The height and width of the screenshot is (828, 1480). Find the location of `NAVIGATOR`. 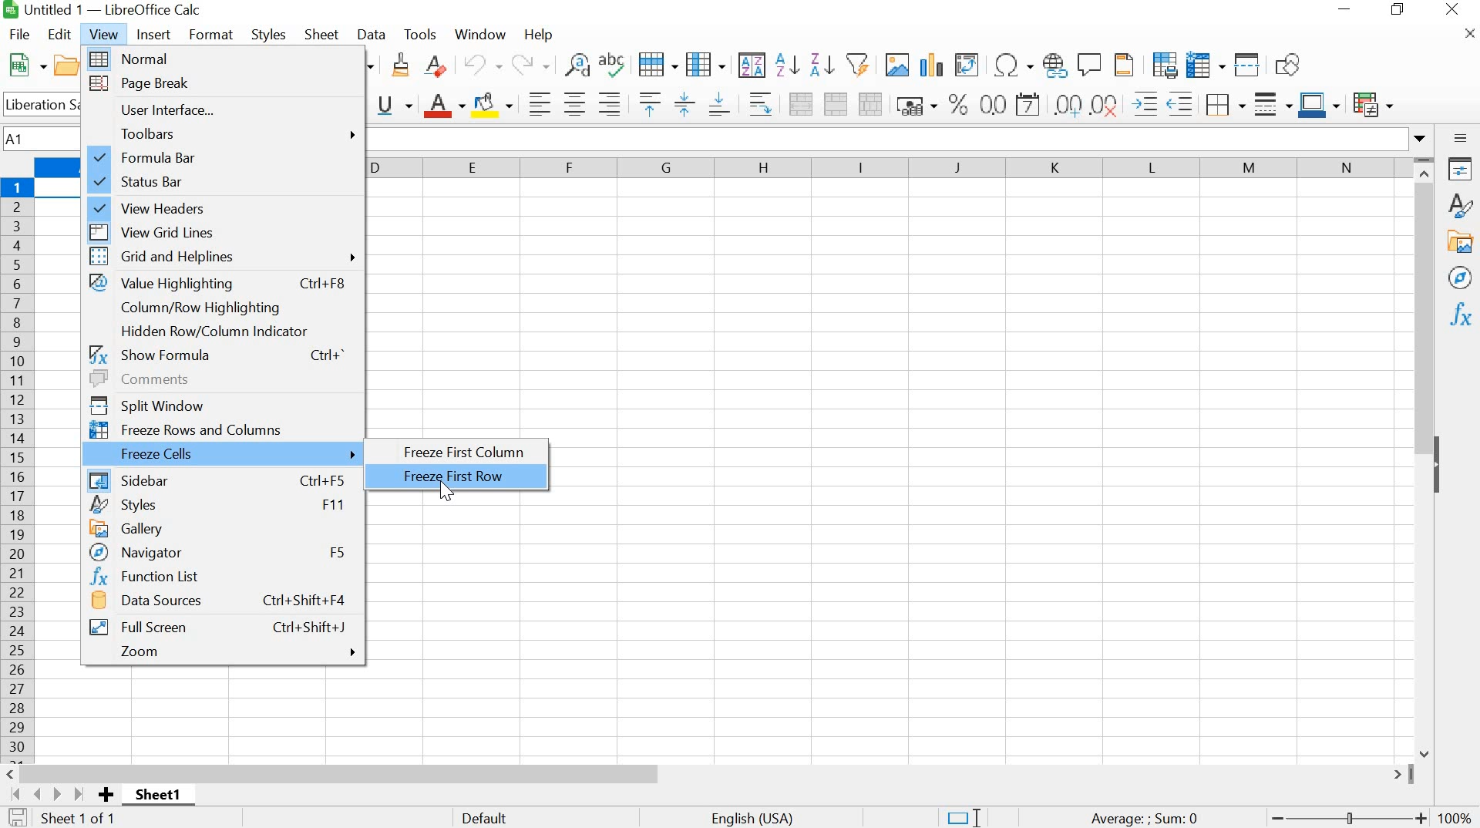

NAVIGATOR is located at coordinates (1459, 278).